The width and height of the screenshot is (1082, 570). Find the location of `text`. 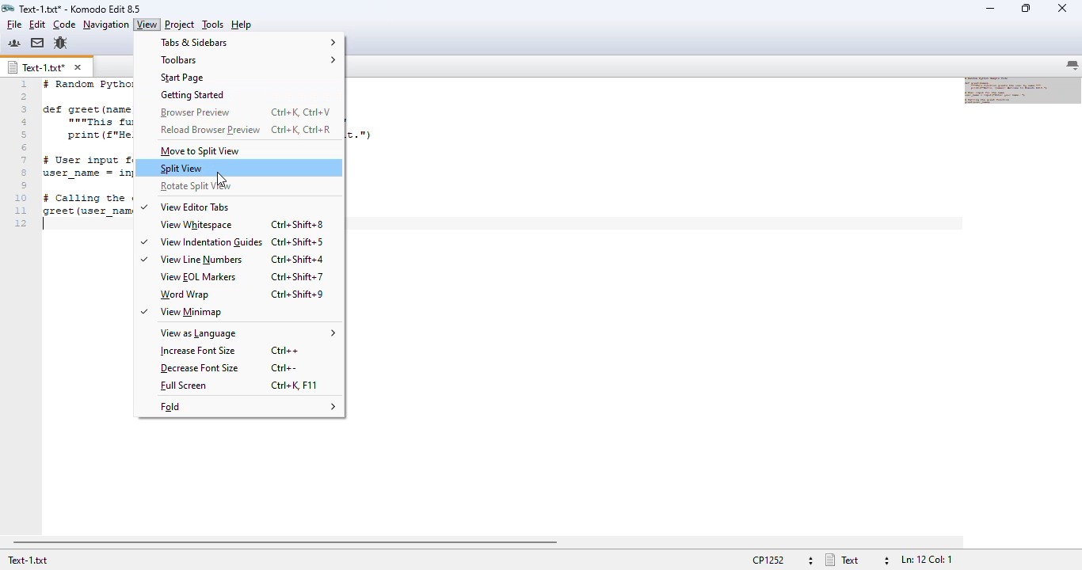

text is located at coordinates (86, 153).